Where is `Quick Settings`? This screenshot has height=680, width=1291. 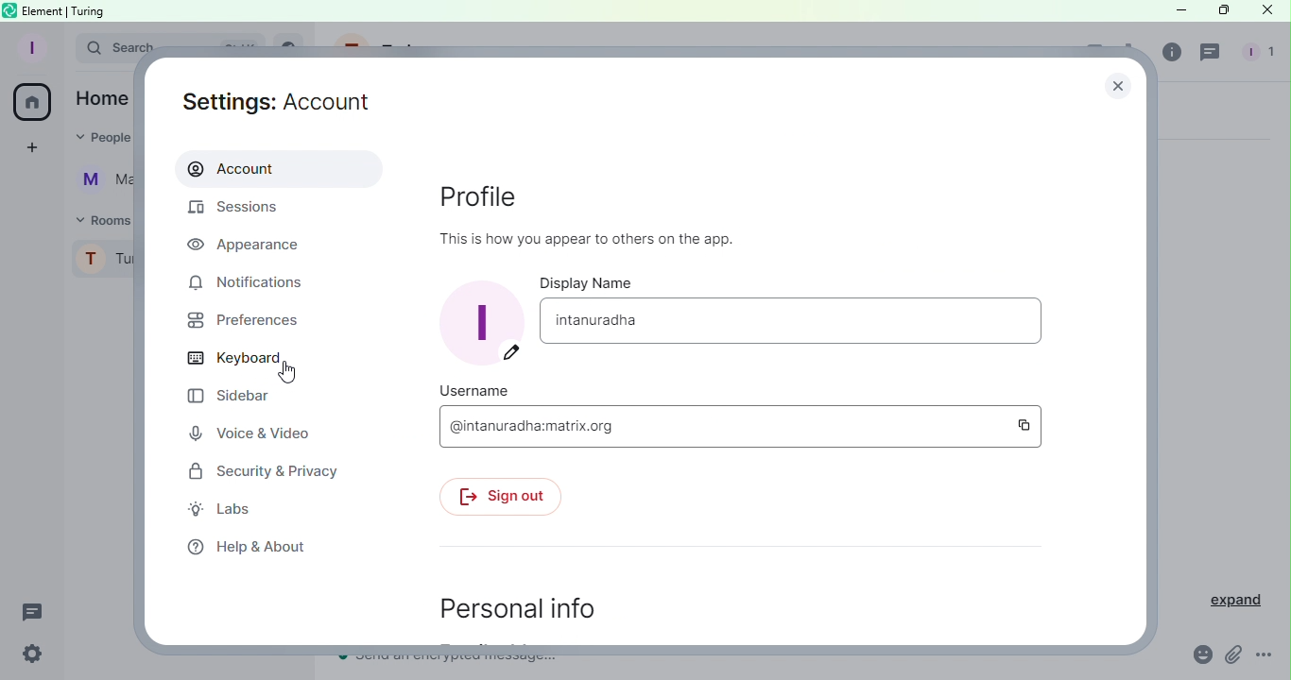
Quick Settings is located at coordinates (32, 655).